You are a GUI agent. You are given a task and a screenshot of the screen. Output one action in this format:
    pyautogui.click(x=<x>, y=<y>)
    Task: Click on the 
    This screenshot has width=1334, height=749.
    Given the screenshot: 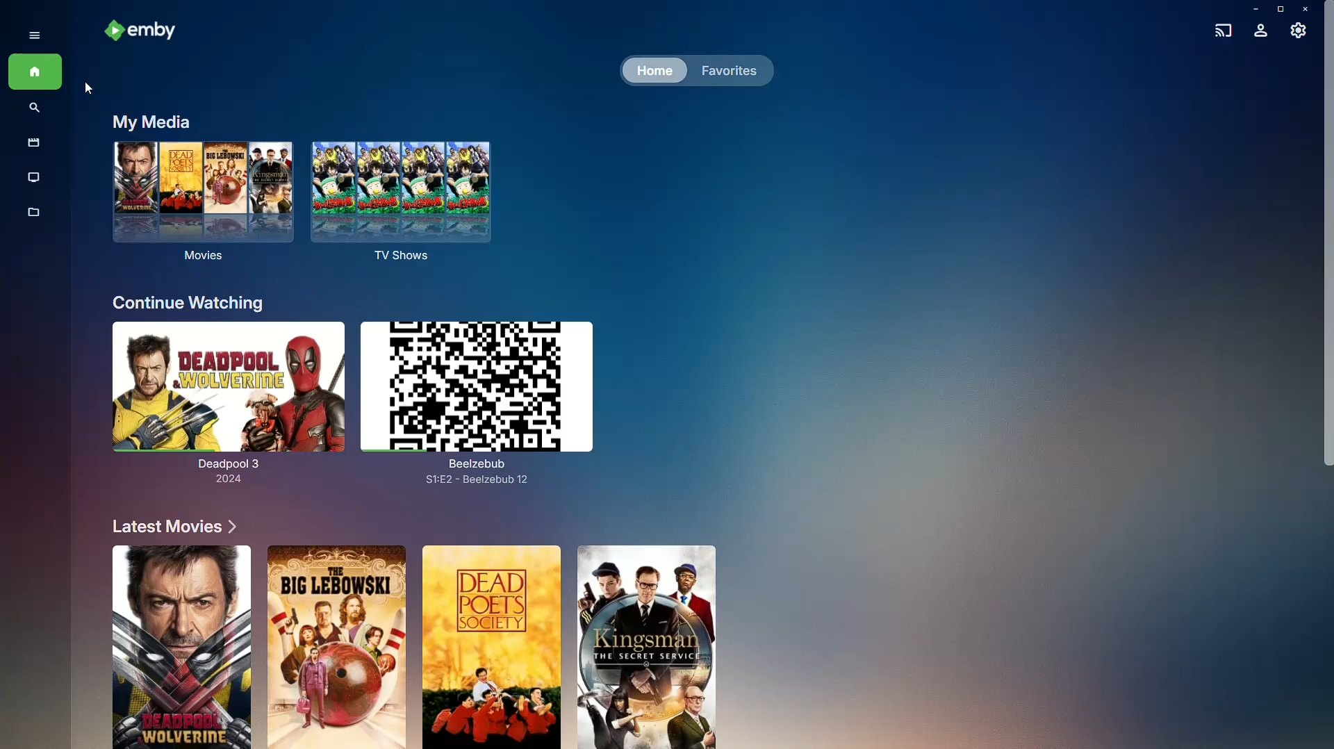 What is the action you would take?
    pyautogui.click(x=651, y=645)
    